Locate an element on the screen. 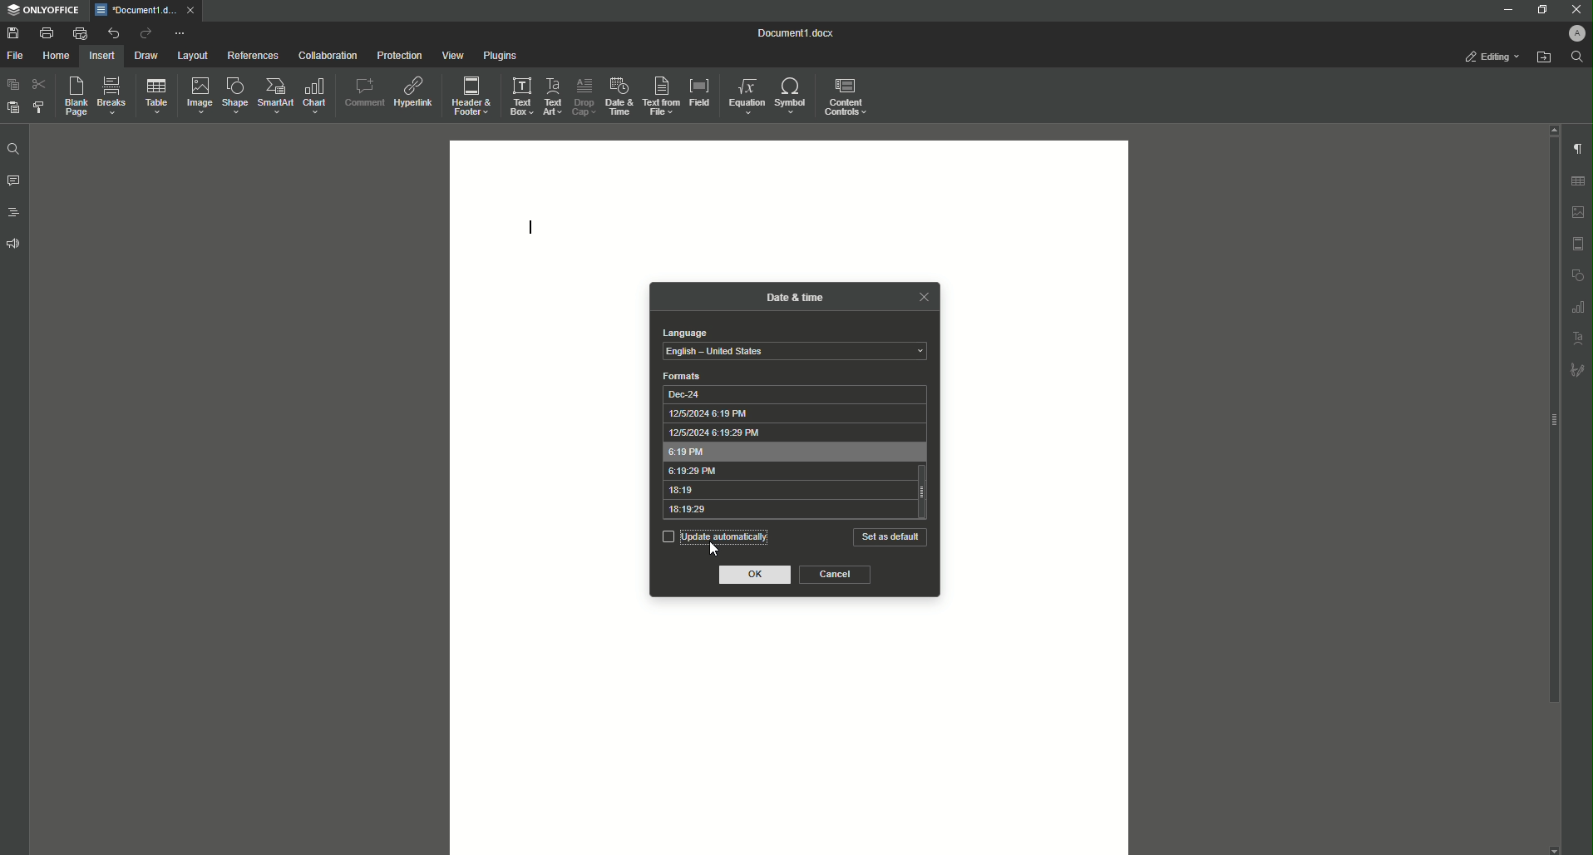 The image size is (1593, 855). Table is located at coordinates (153, 96).